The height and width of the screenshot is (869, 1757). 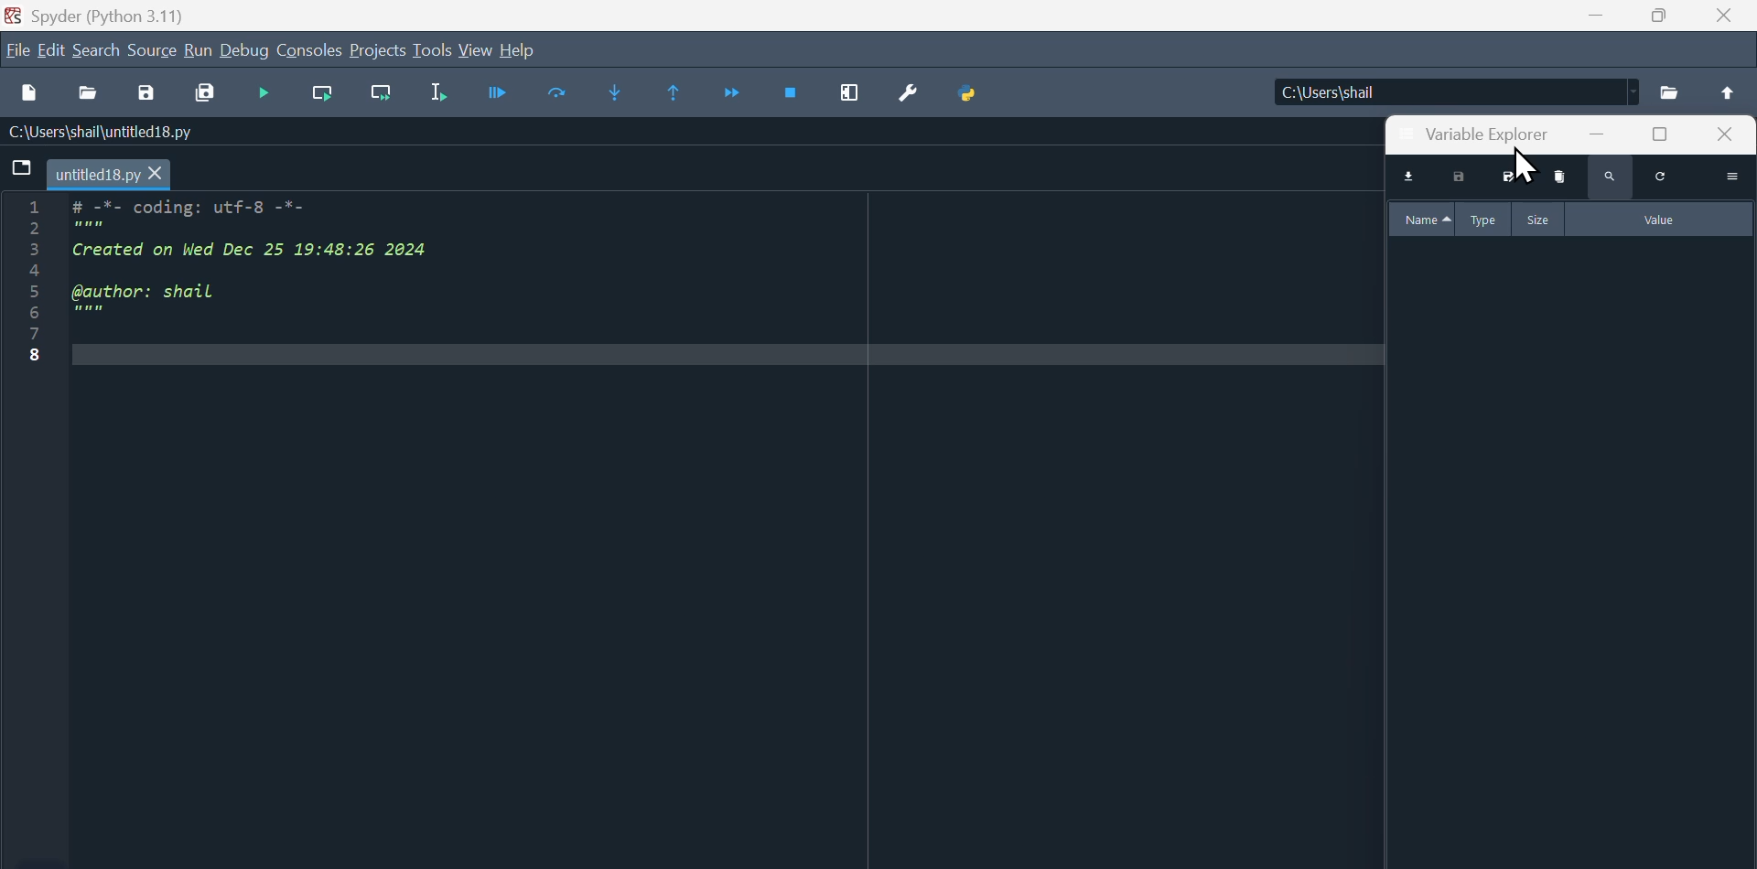 I want to click on , so click(x=506, y=99).